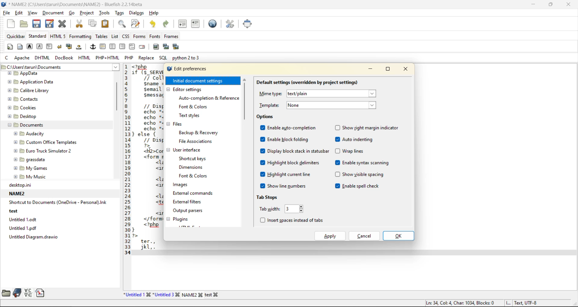 Image resolution: width=578 pixels, height=307 pixels. I want to click on show right margin indicator, so click(367, 126).